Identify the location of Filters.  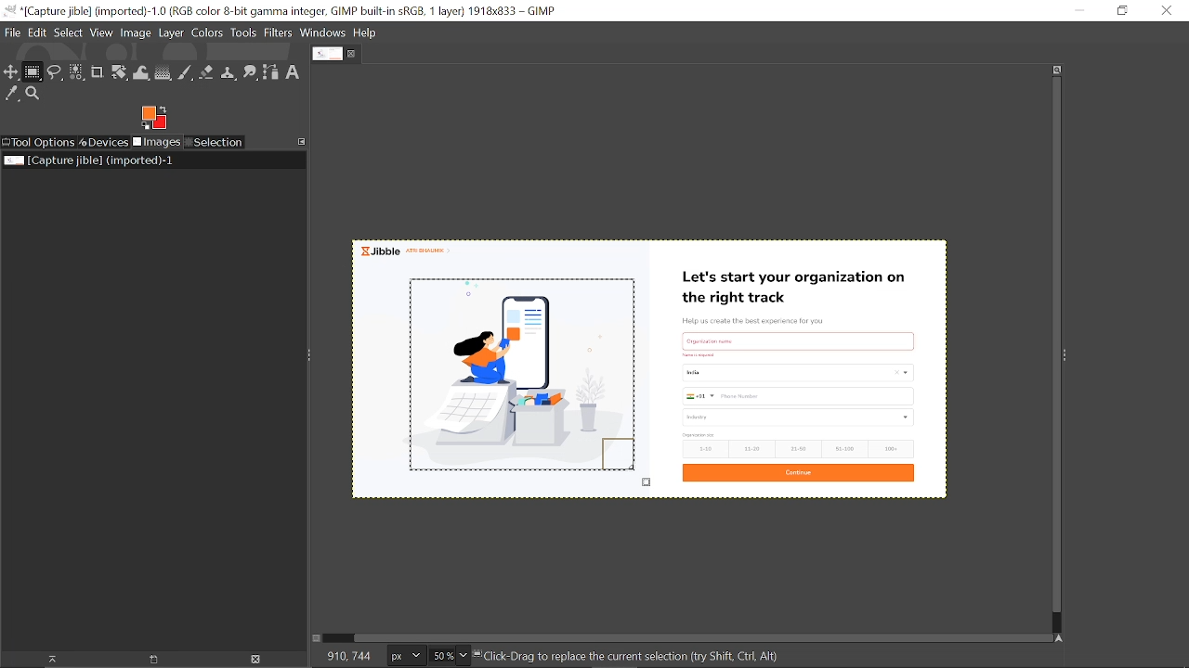
(279, 33).